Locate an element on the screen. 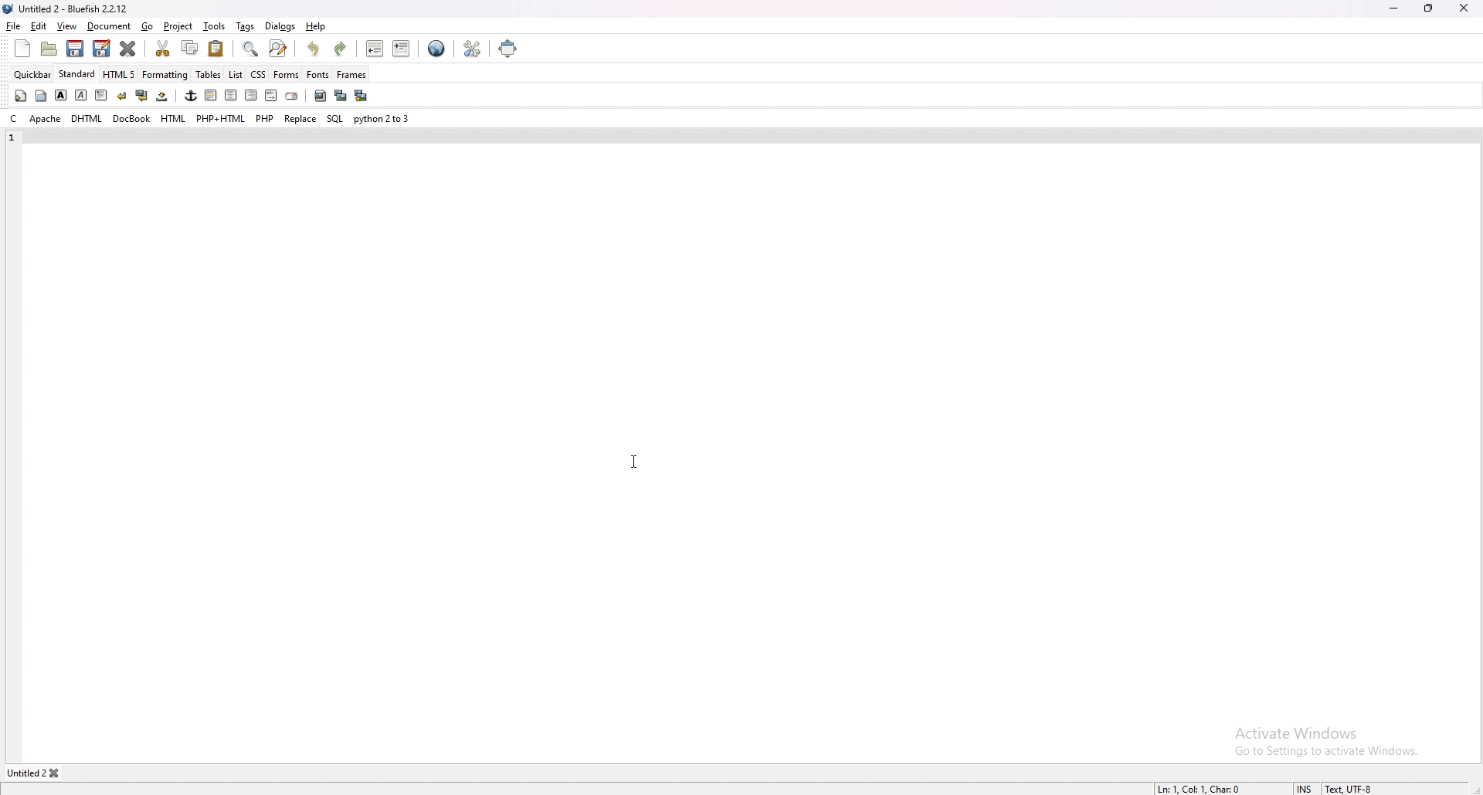 The height and width of the screenshot is (795, 1483). save as is located at coordinates (102, 49).